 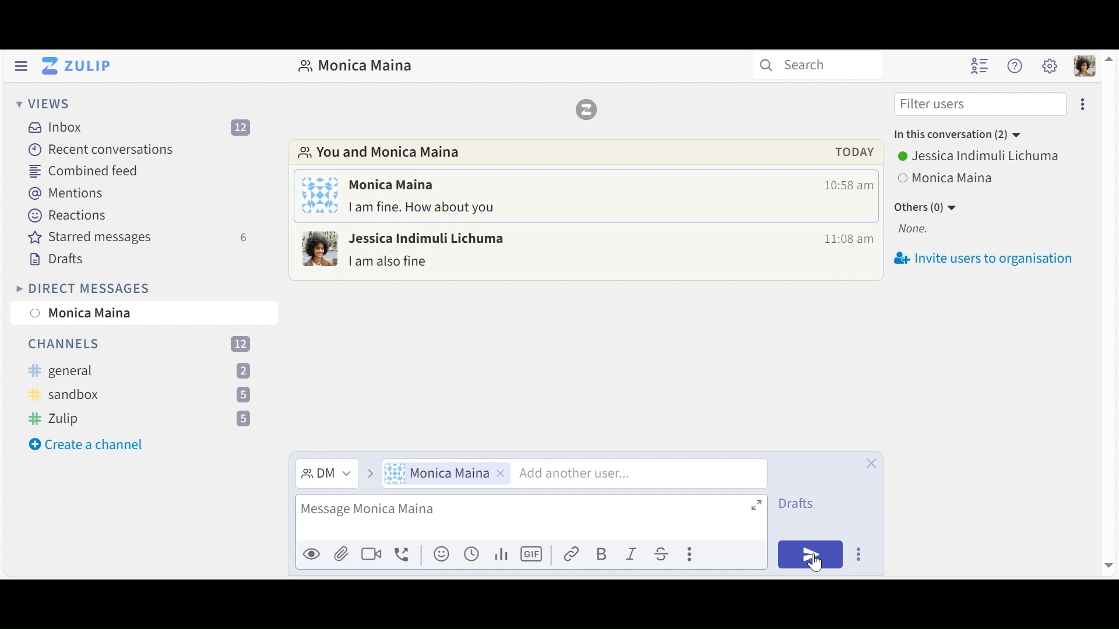 I want to click on move up, so click(x=1108, y=58).